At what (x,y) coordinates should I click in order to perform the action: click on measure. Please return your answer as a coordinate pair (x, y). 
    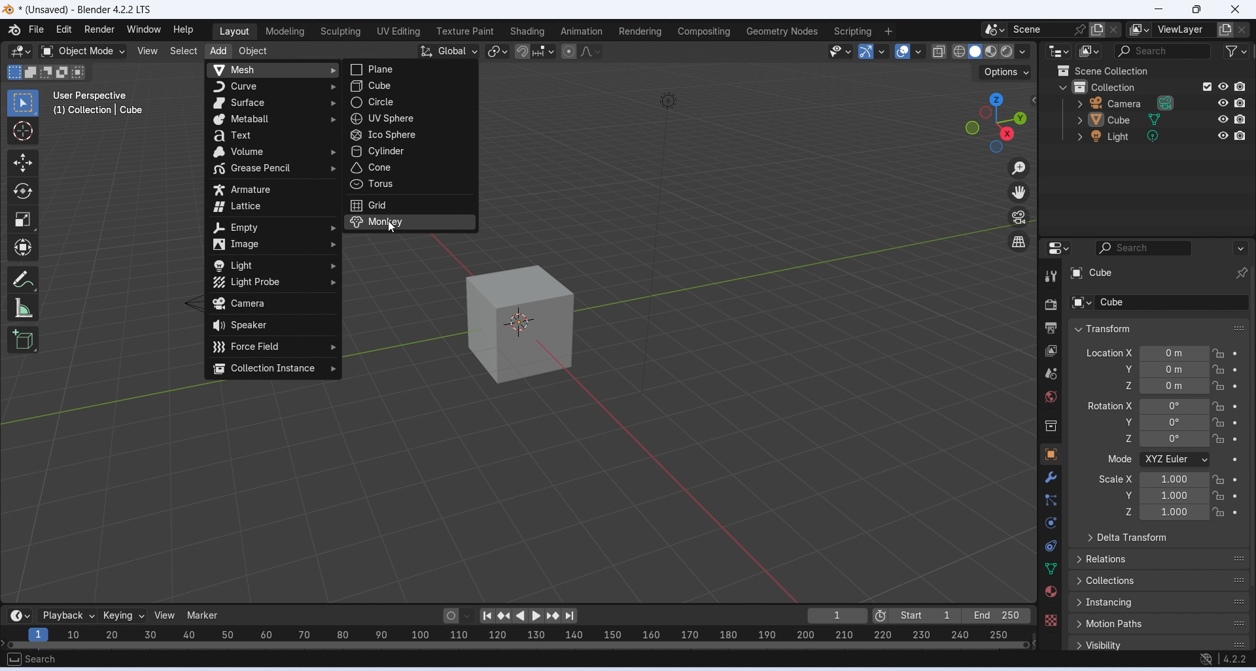
    Looking at the image, I should click on (23, 307).